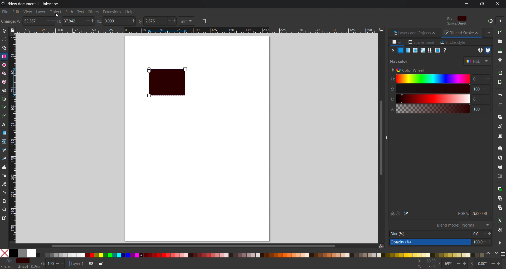  Describe the element at coordinates (500, 158) in the screenshot. I see `Zoom drawing` at that location.